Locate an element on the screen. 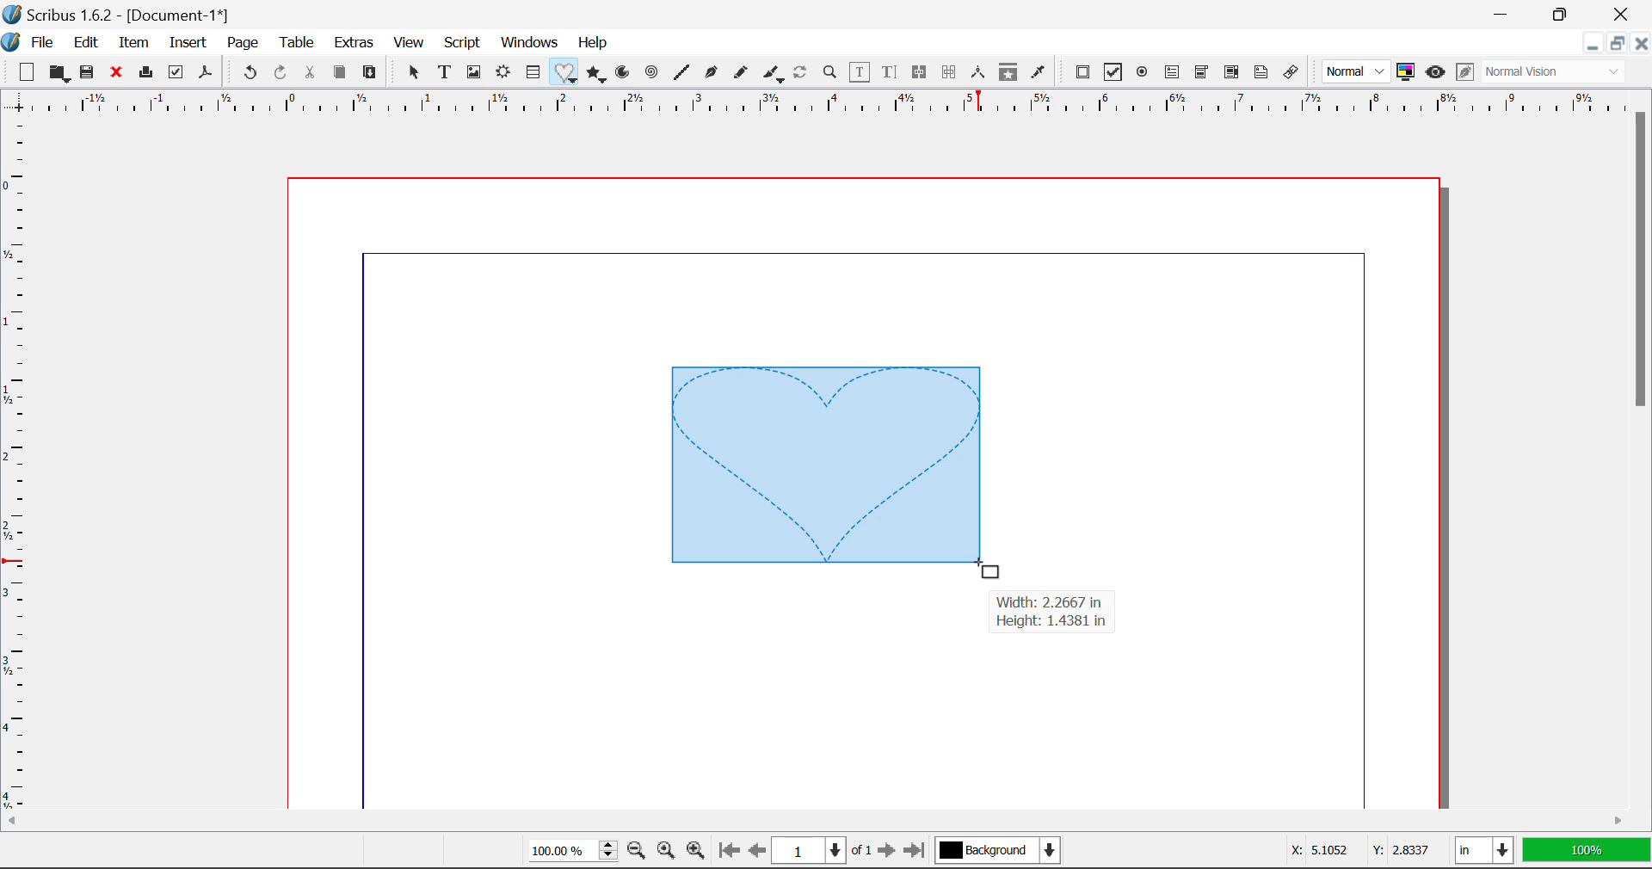 This screenshot has height=869, width=1652. Insert Cells is located at coordinates (532, 75).